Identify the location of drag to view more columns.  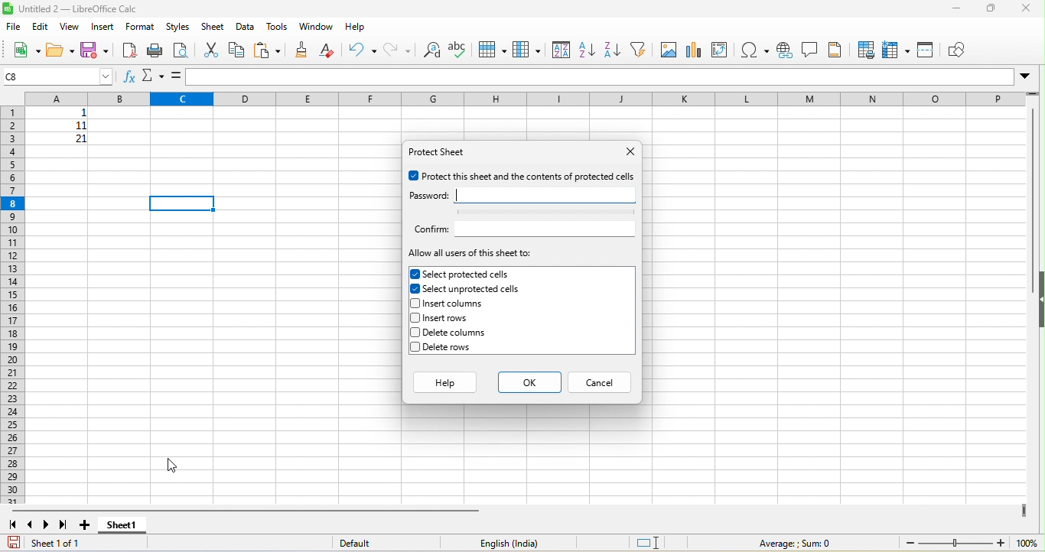
(1021, 509).